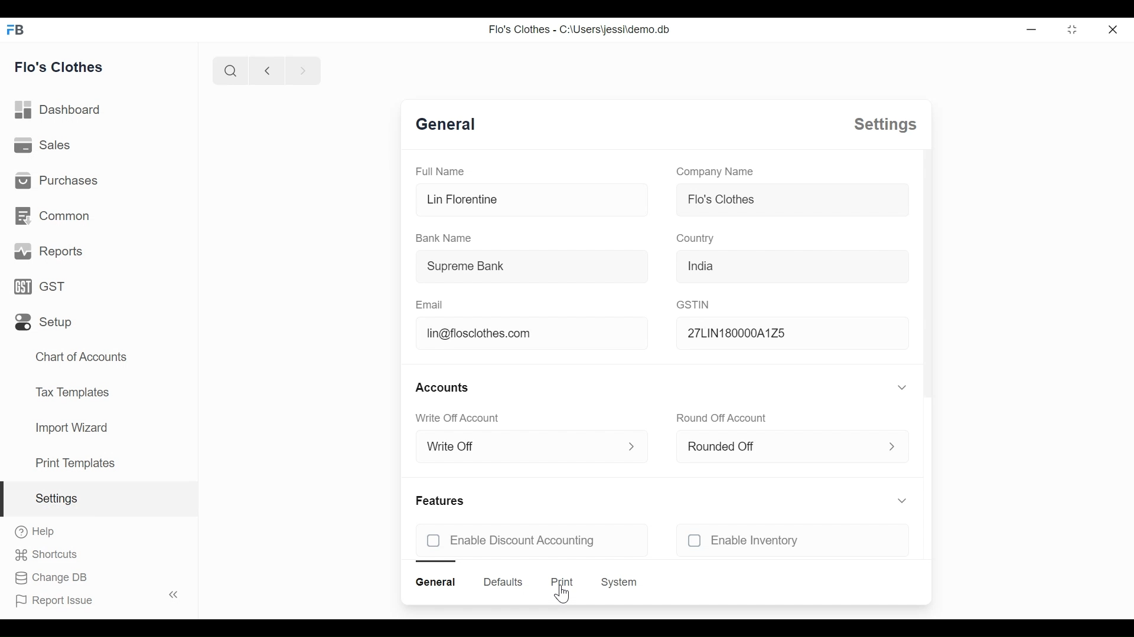  Describe the element at coordinates (619, 582) in the screenshot. I see `system` at that location.